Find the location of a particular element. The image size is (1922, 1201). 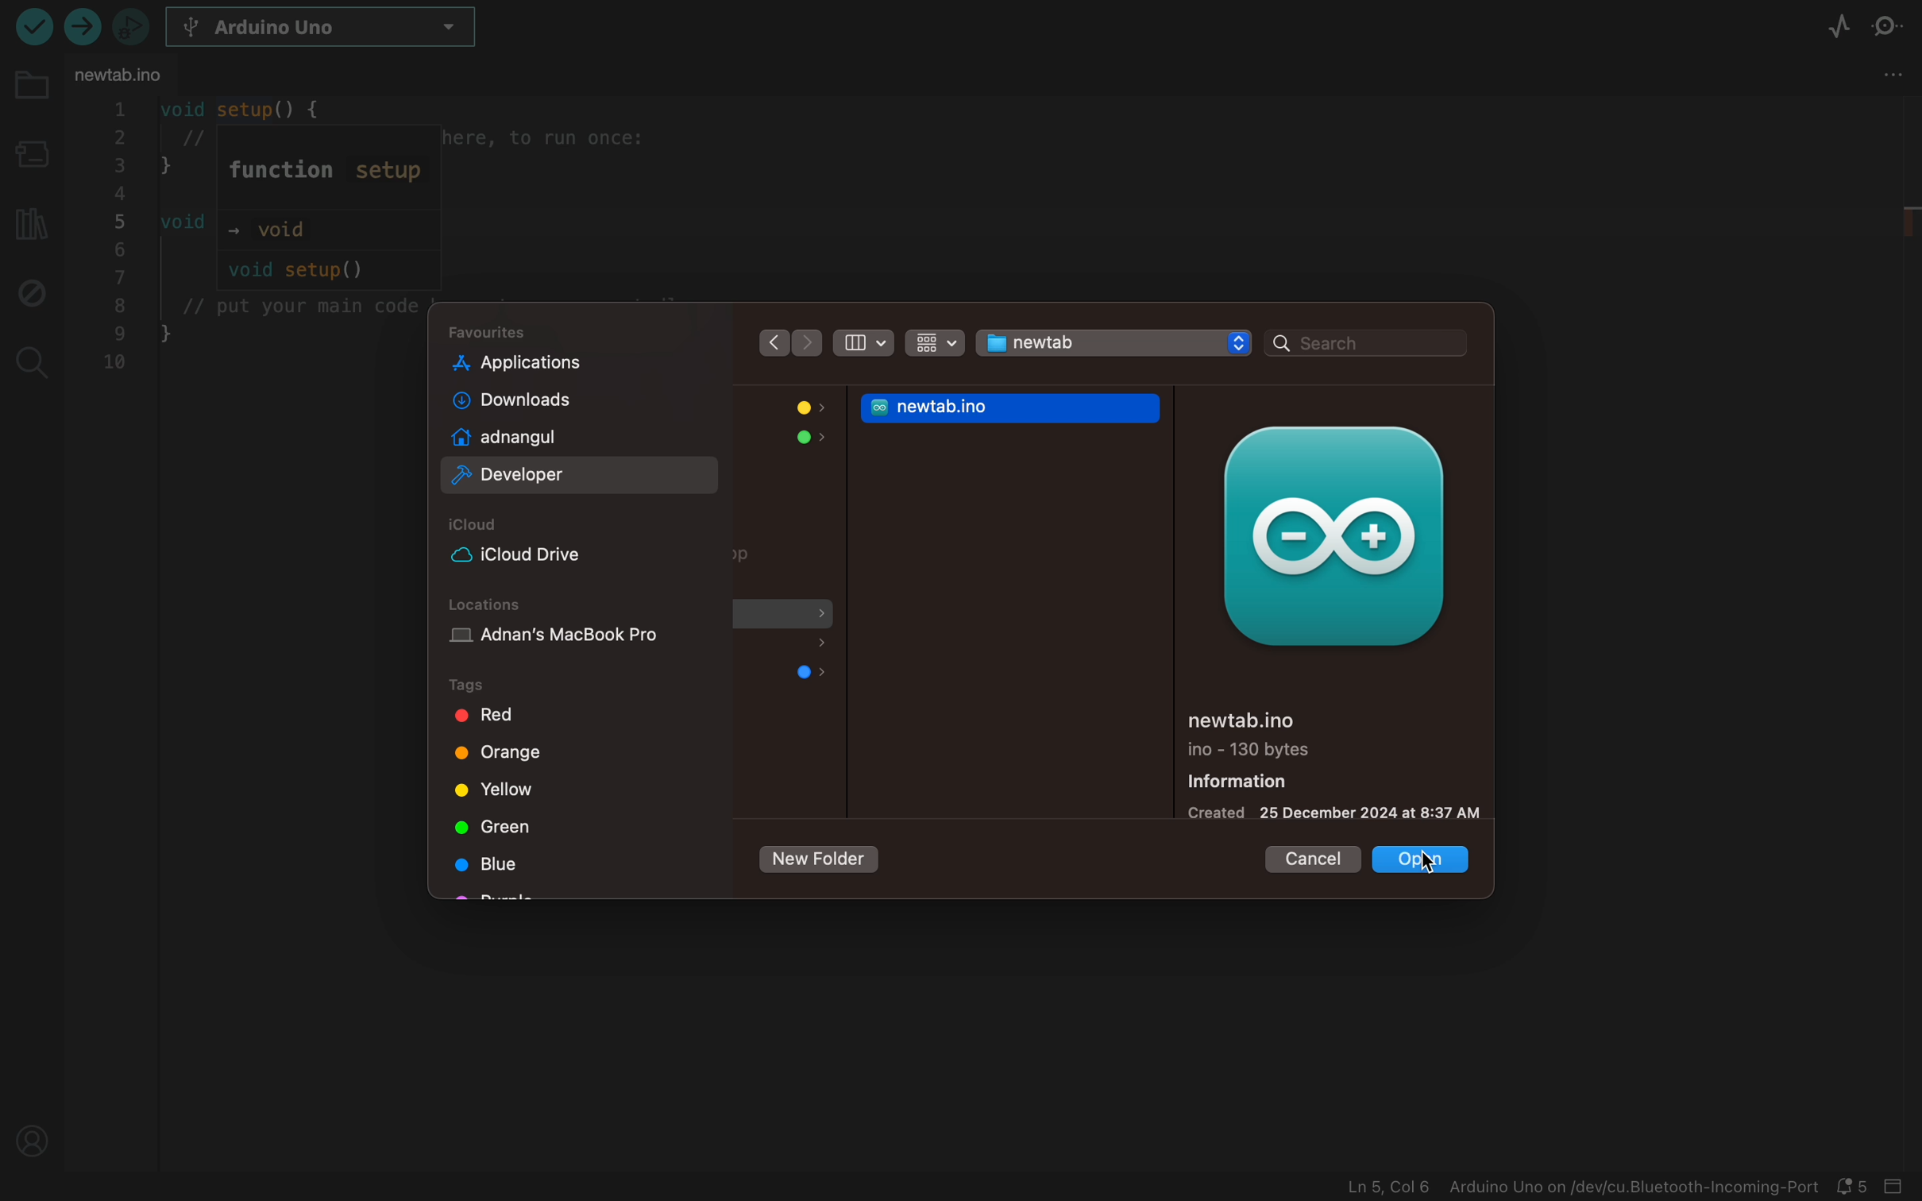

search bar is located at coordinates (1366, 344).